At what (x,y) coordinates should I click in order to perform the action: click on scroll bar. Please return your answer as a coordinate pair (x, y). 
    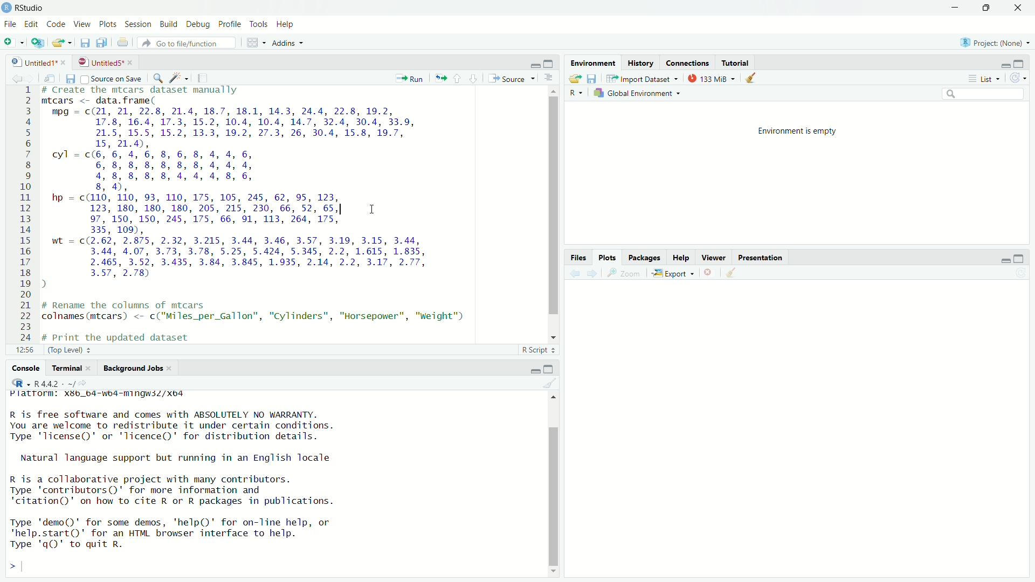
    Looking at the image, I should click on (547, 213).